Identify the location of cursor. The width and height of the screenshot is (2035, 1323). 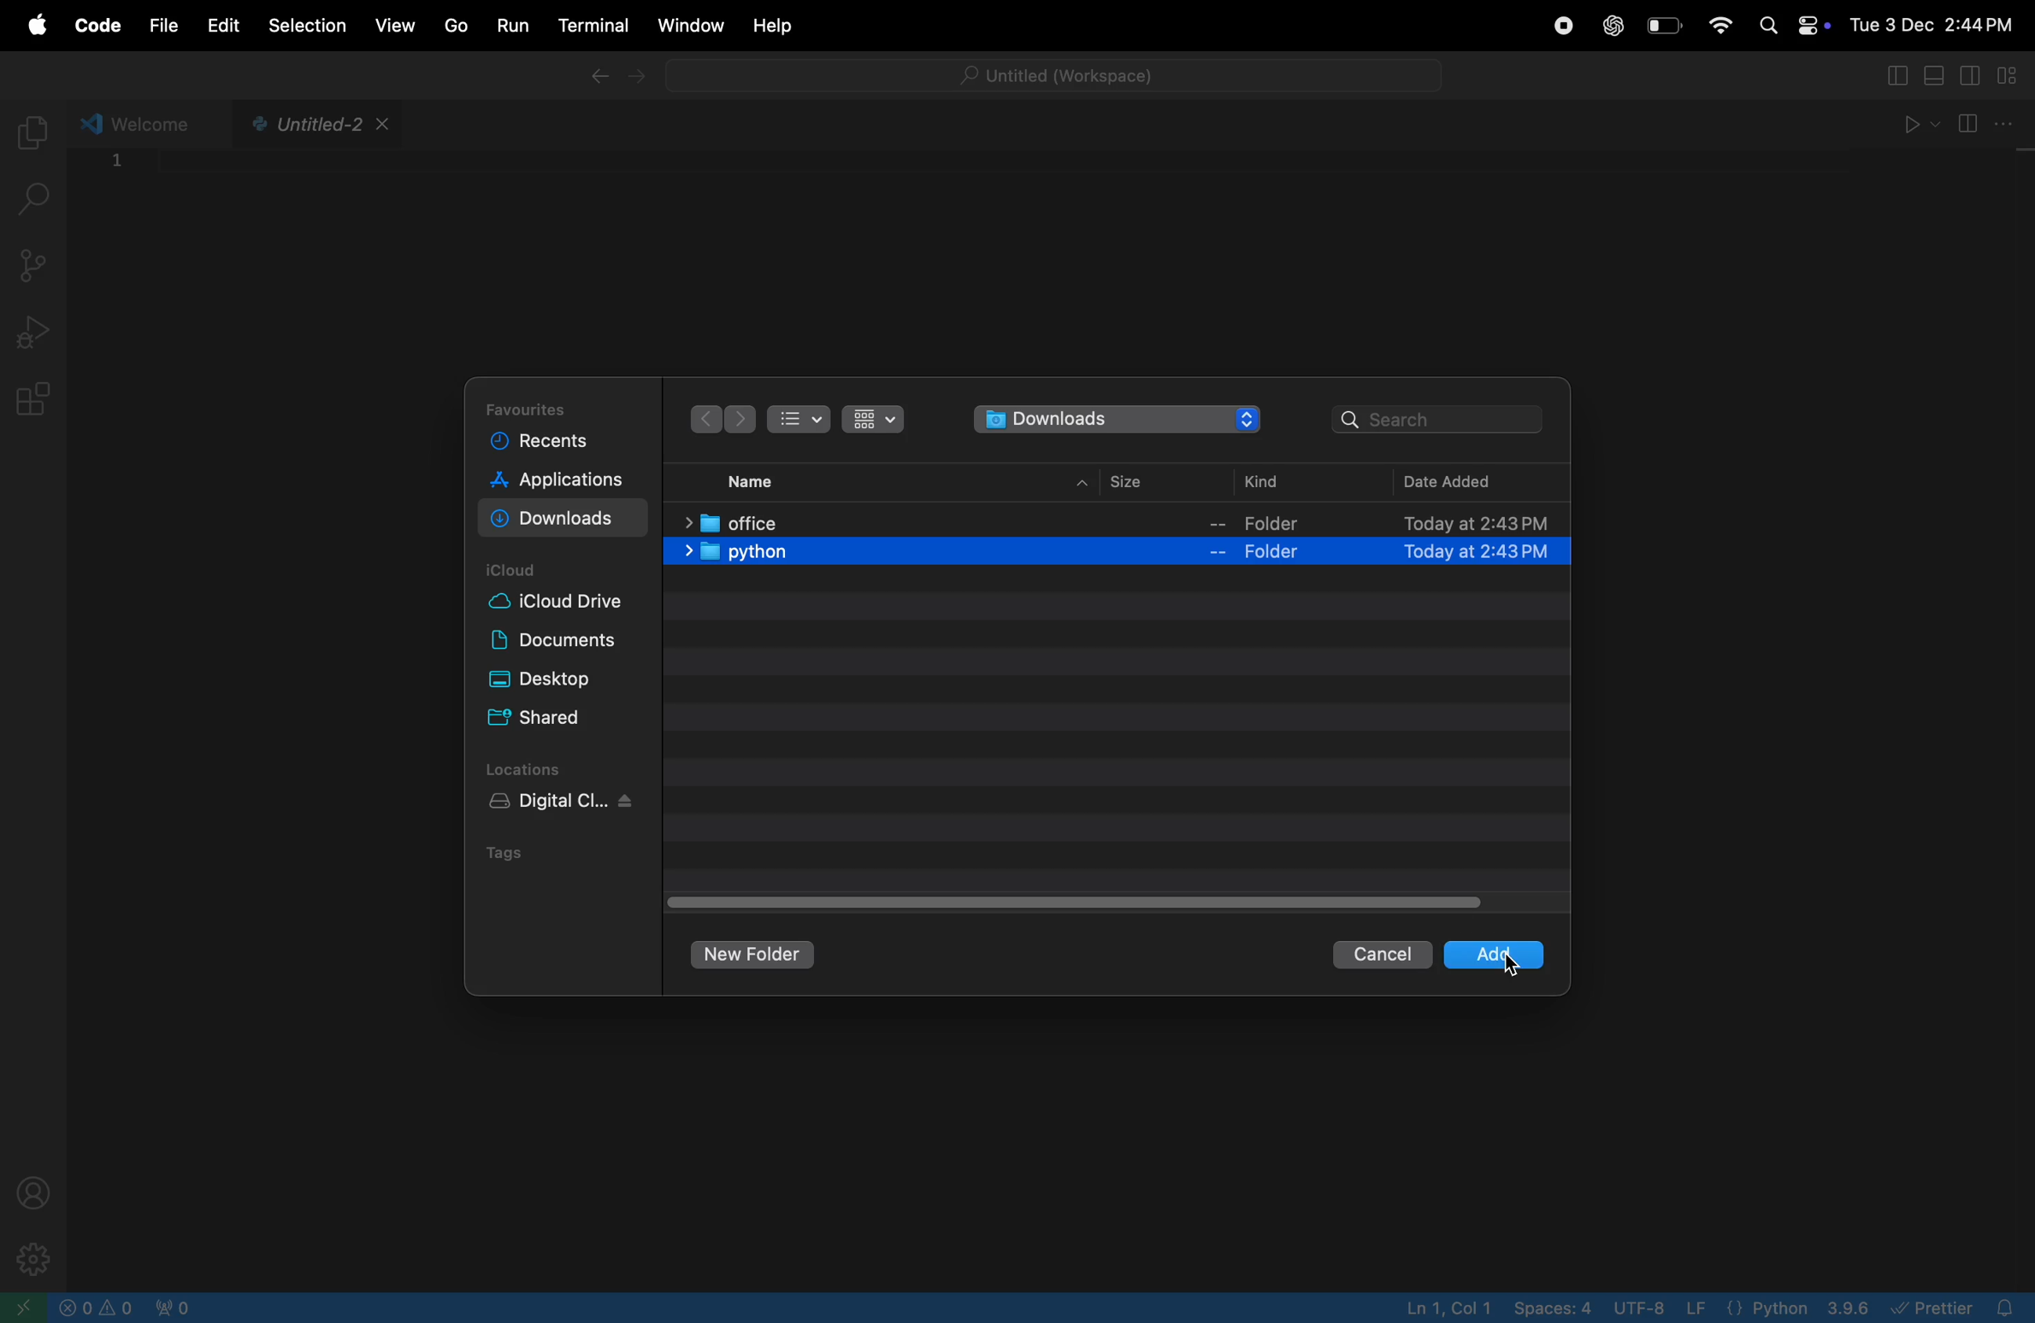
(1522, 967).